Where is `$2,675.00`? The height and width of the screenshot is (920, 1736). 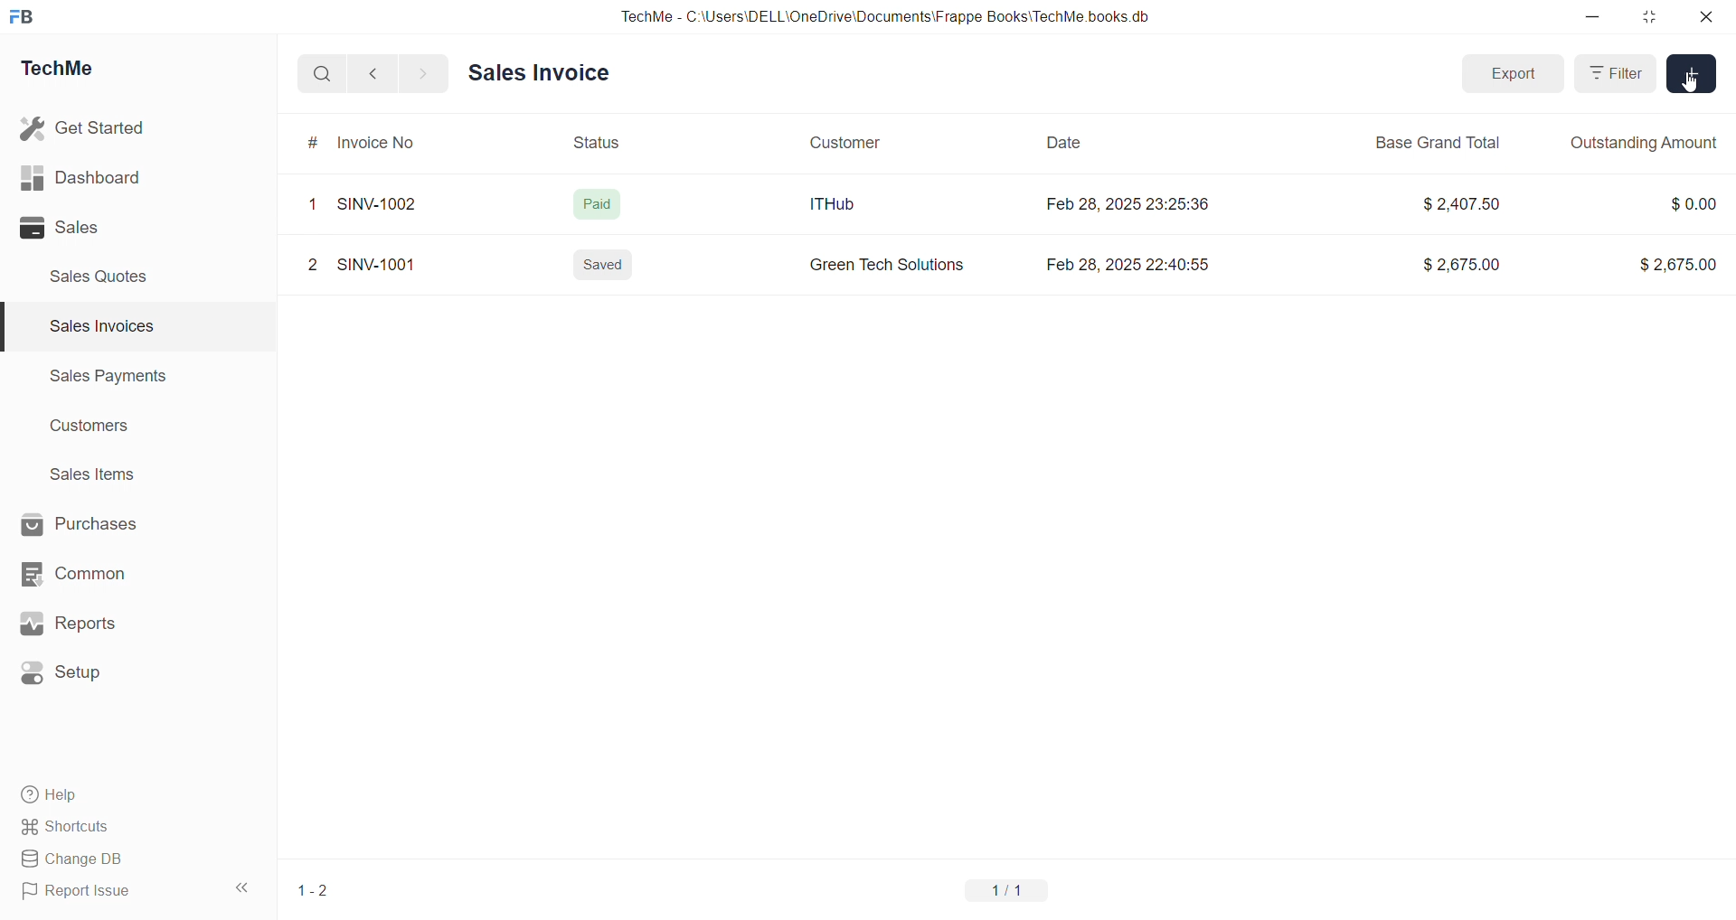
$2,675.00 is located at coordinates (1670, 262).